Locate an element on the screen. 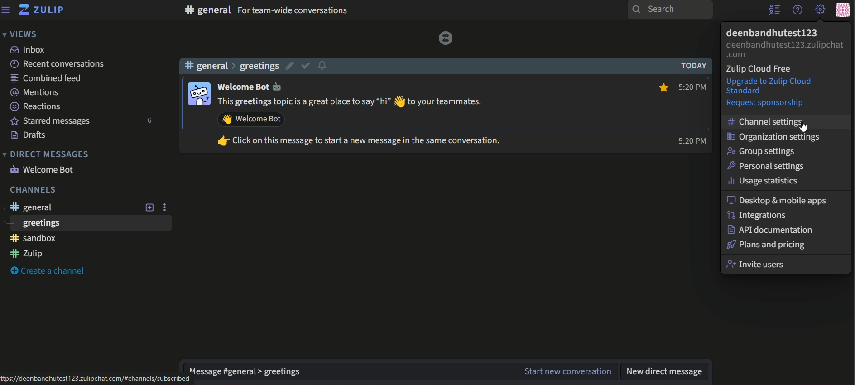 The width and height of the screenshot is (855, 385). plans and pricing is located at coordinates (767, 245).